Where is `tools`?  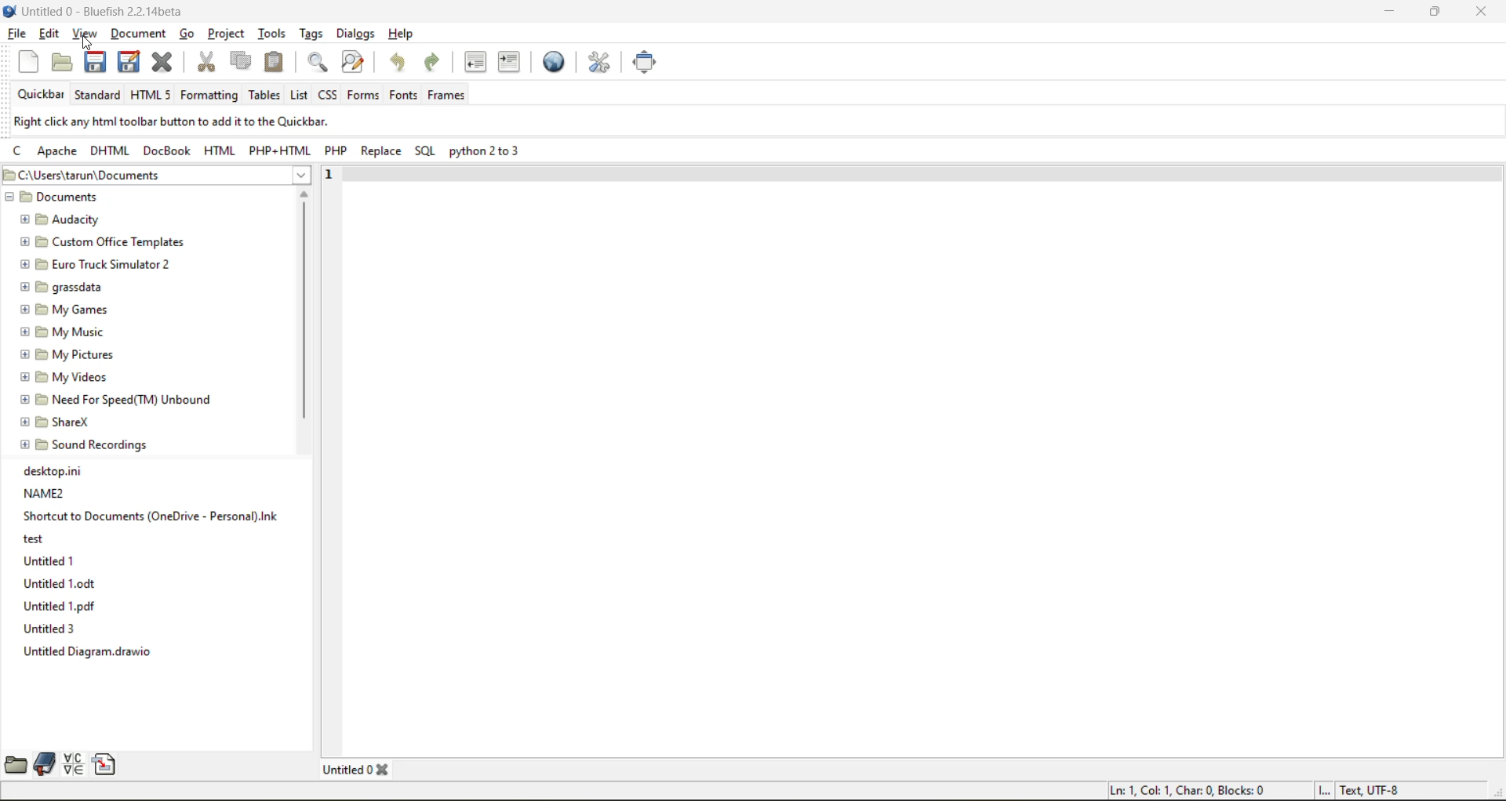 tools is located at coordinates (271, 35).